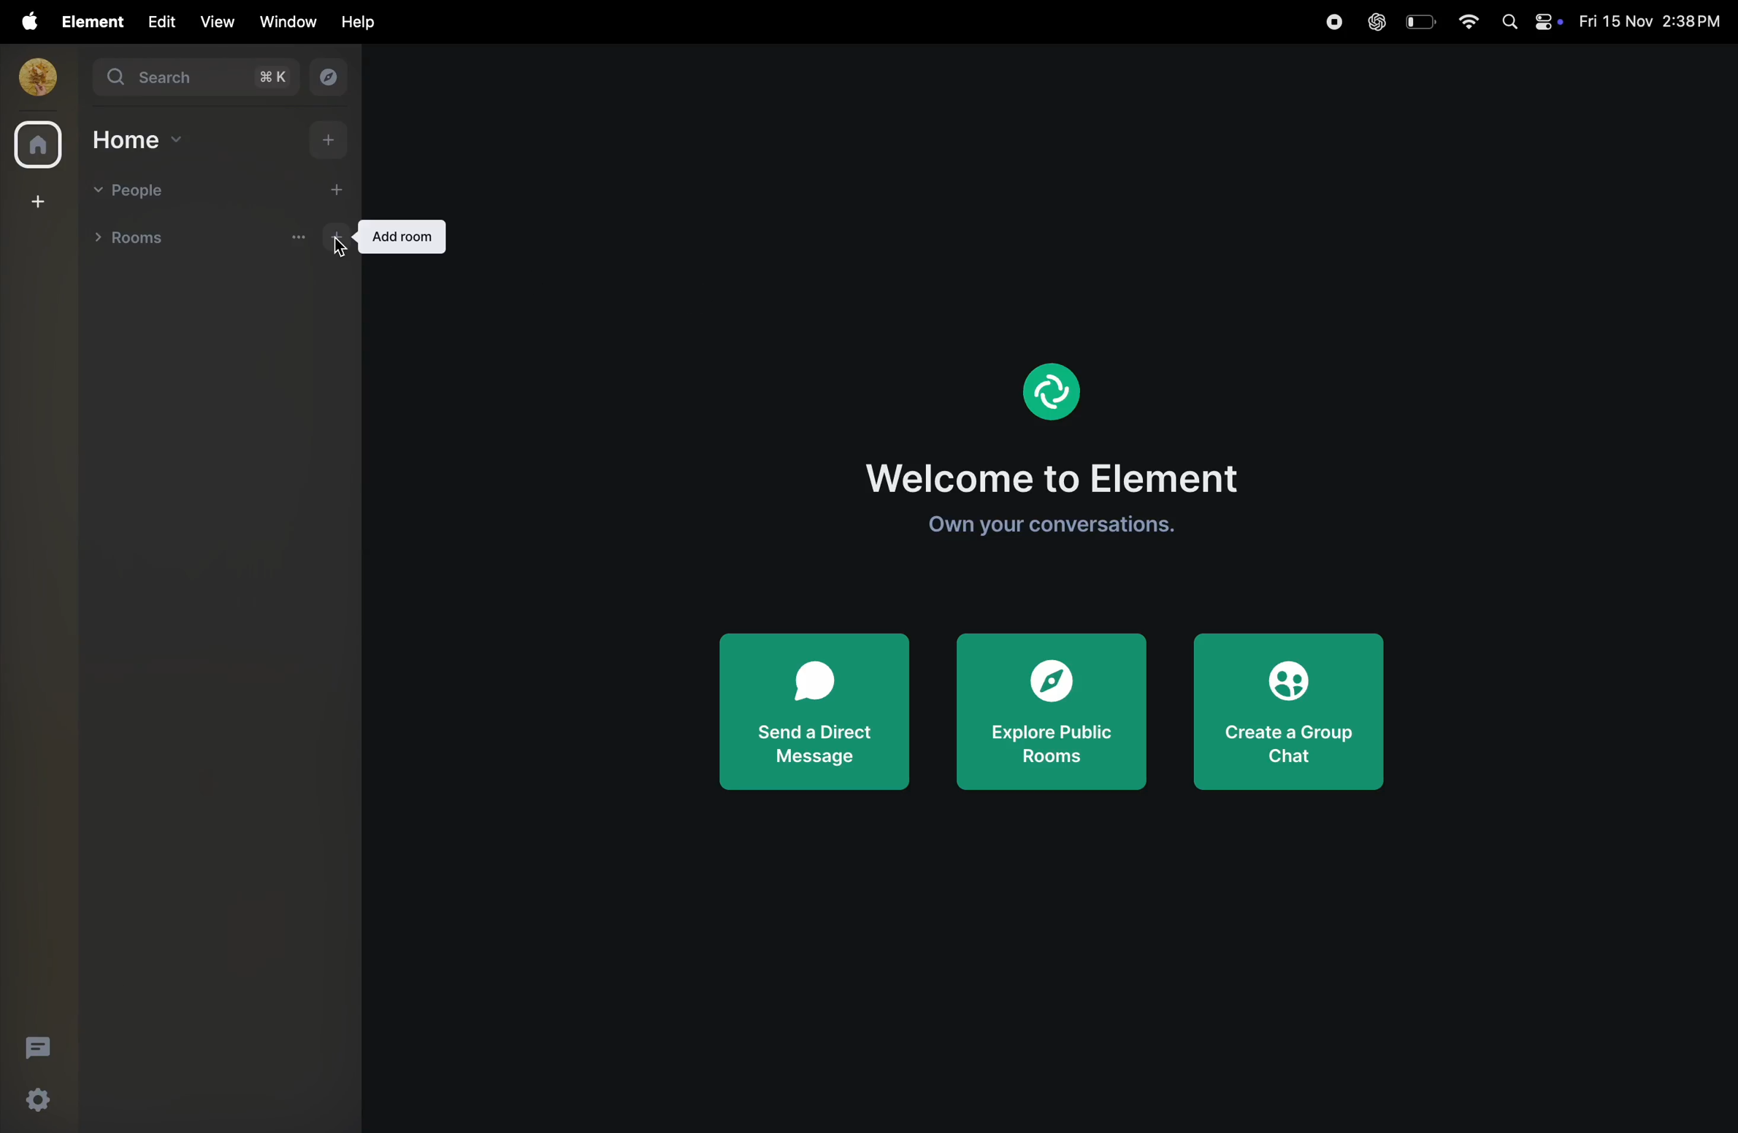 Image resolution: width=1738 pixels, height=1133 pixels. I want to click on more options, so click(299, 238).